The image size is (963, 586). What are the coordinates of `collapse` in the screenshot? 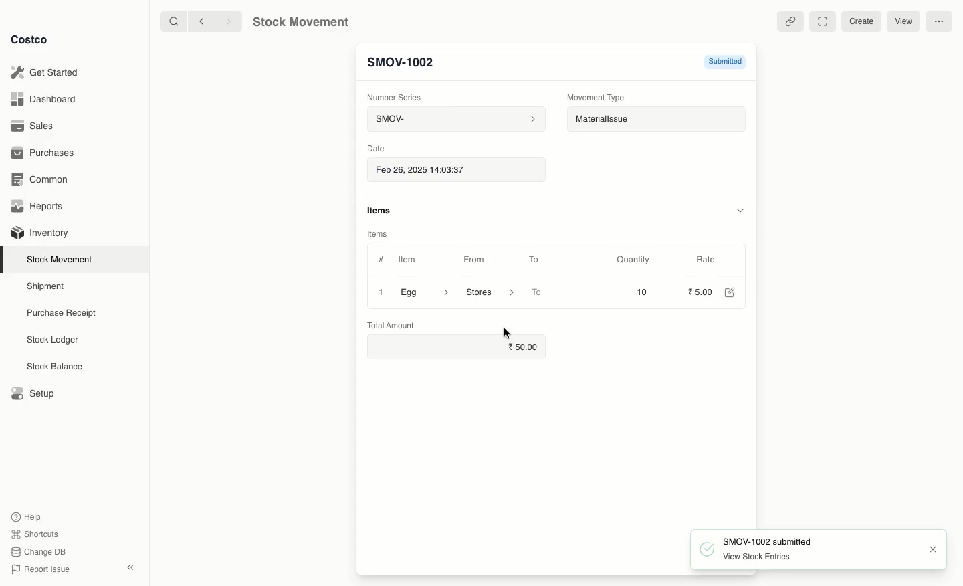 It's located at (130, 567).